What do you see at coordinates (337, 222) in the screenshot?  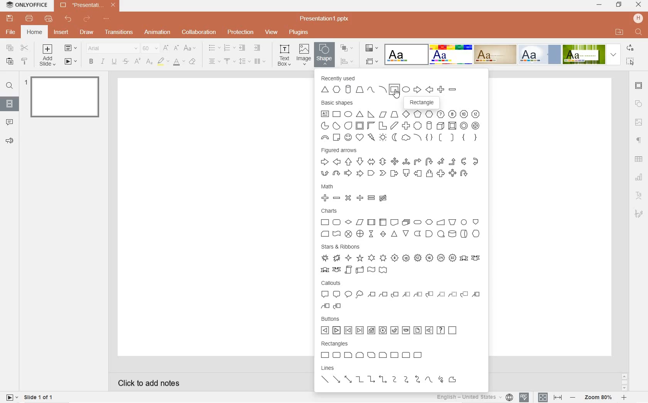 I see `Alternate Process` at bounding box center [337, 222].